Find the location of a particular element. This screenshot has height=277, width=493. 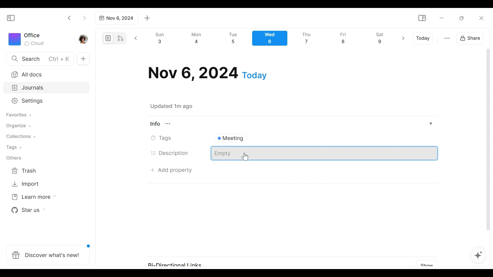

Add new  is located at coordinates (83, 59).